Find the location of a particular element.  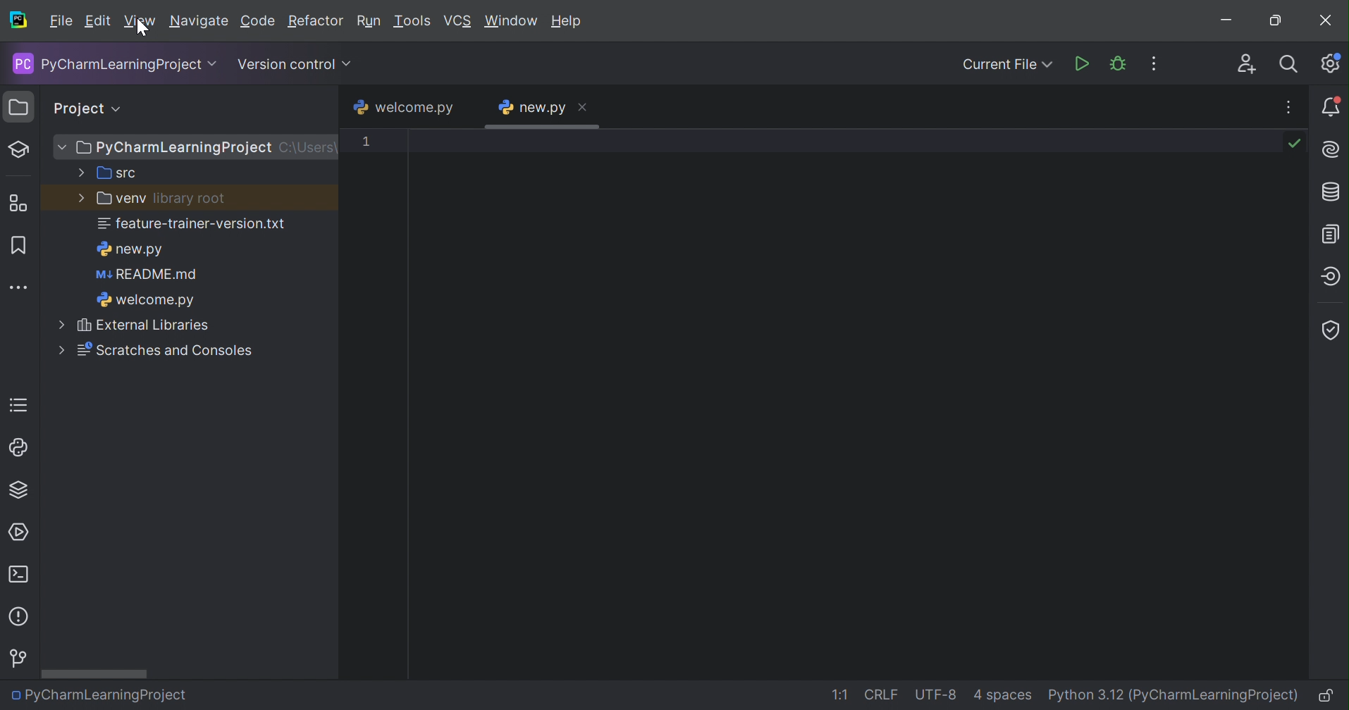

Scroll bar is located at coordinates (94, 673).